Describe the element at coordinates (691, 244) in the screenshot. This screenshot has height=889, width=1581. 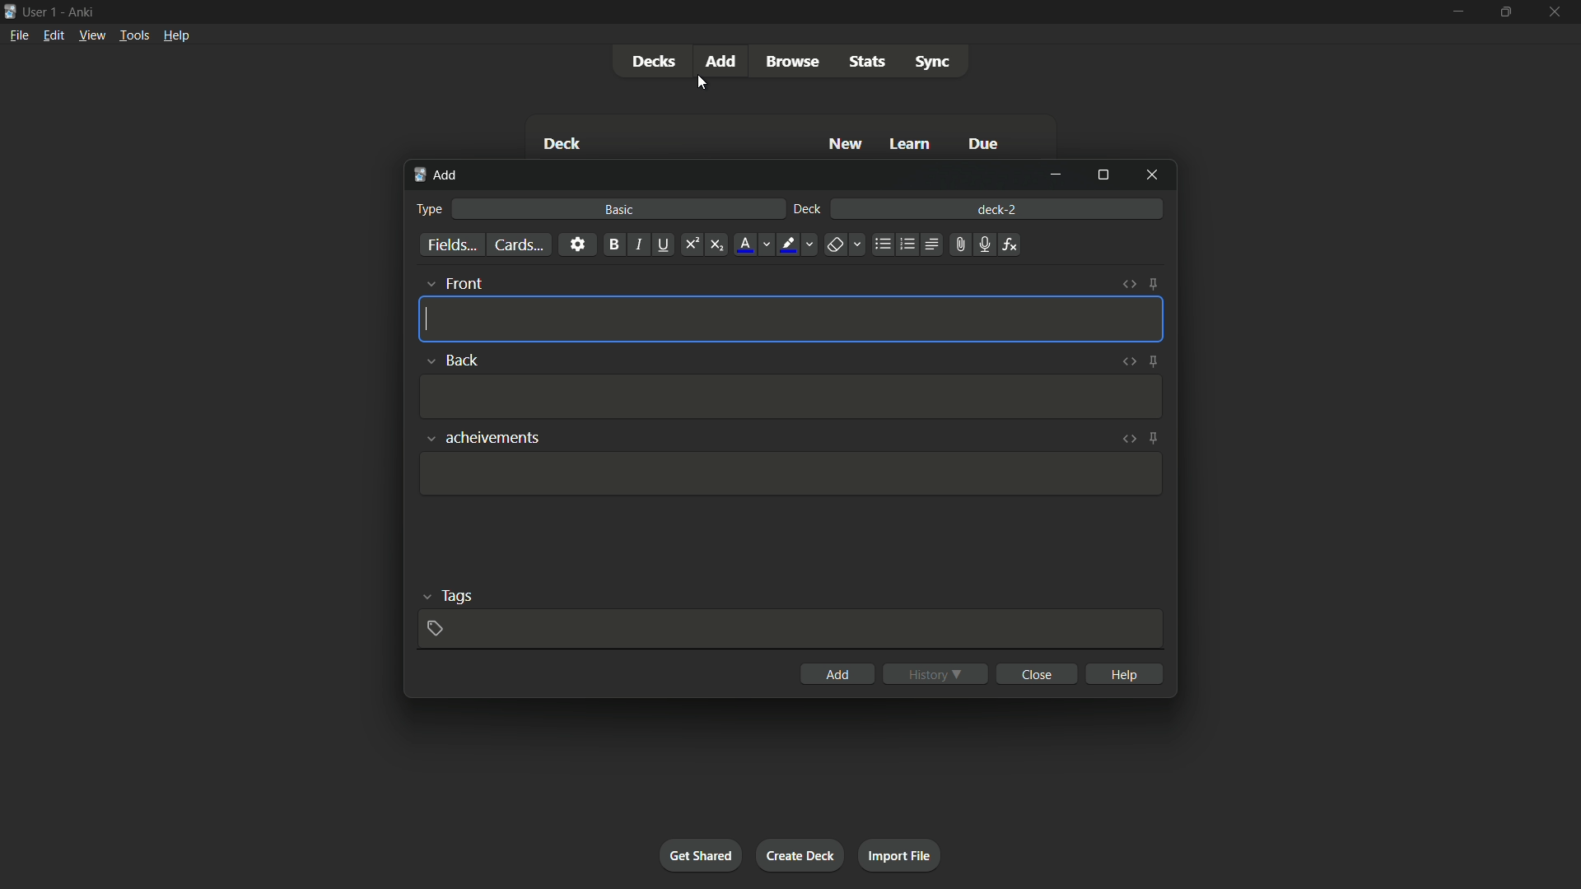
I see `superscript` at that location.